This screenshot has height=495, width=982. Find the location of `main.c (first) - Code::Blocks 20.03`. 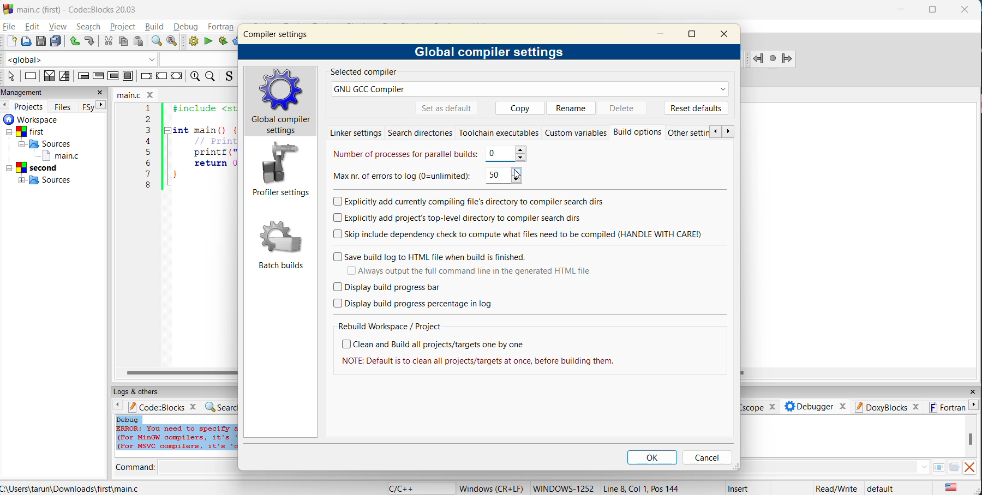

main.c (first) - Code::Blocks 20.03 is located at coordinates (73, 9).